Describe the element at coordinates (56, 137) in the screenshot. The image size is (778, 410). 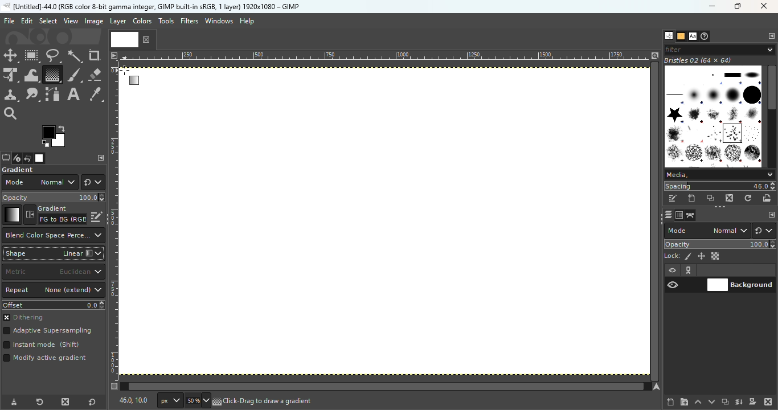
I see `The active background color` at that location.